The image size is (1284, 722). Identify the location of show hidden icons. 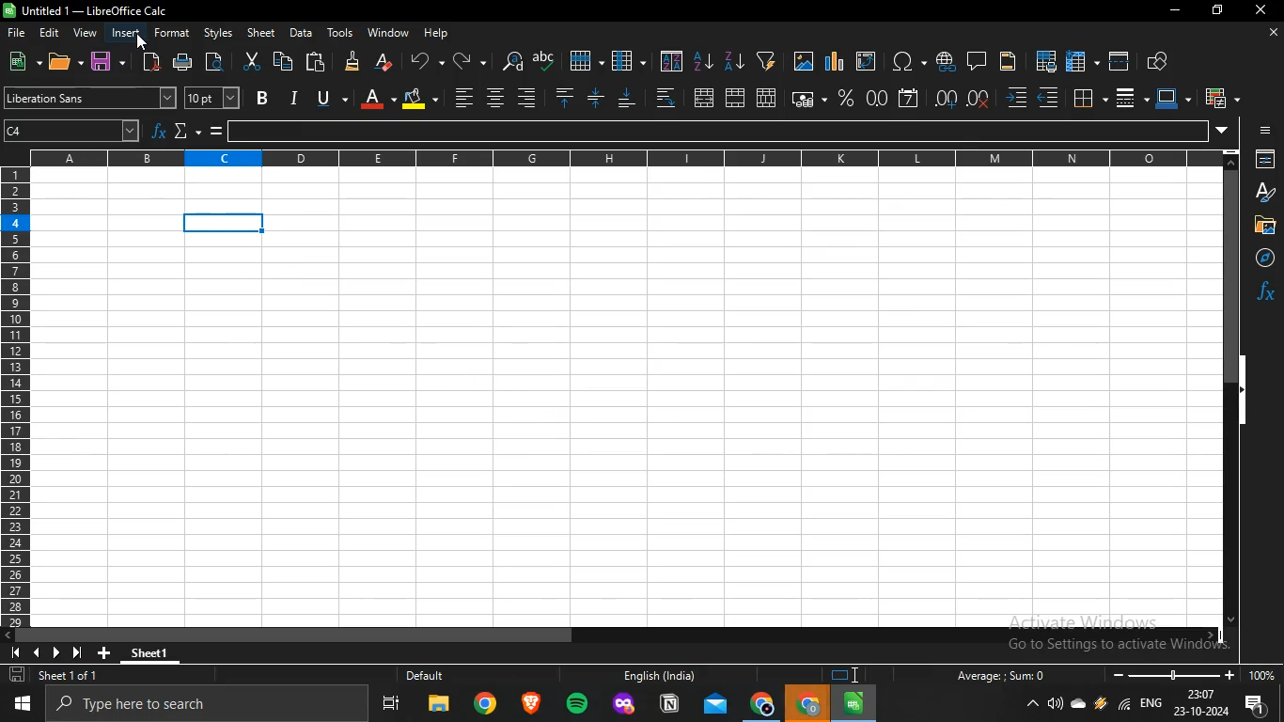
(1033, 705).